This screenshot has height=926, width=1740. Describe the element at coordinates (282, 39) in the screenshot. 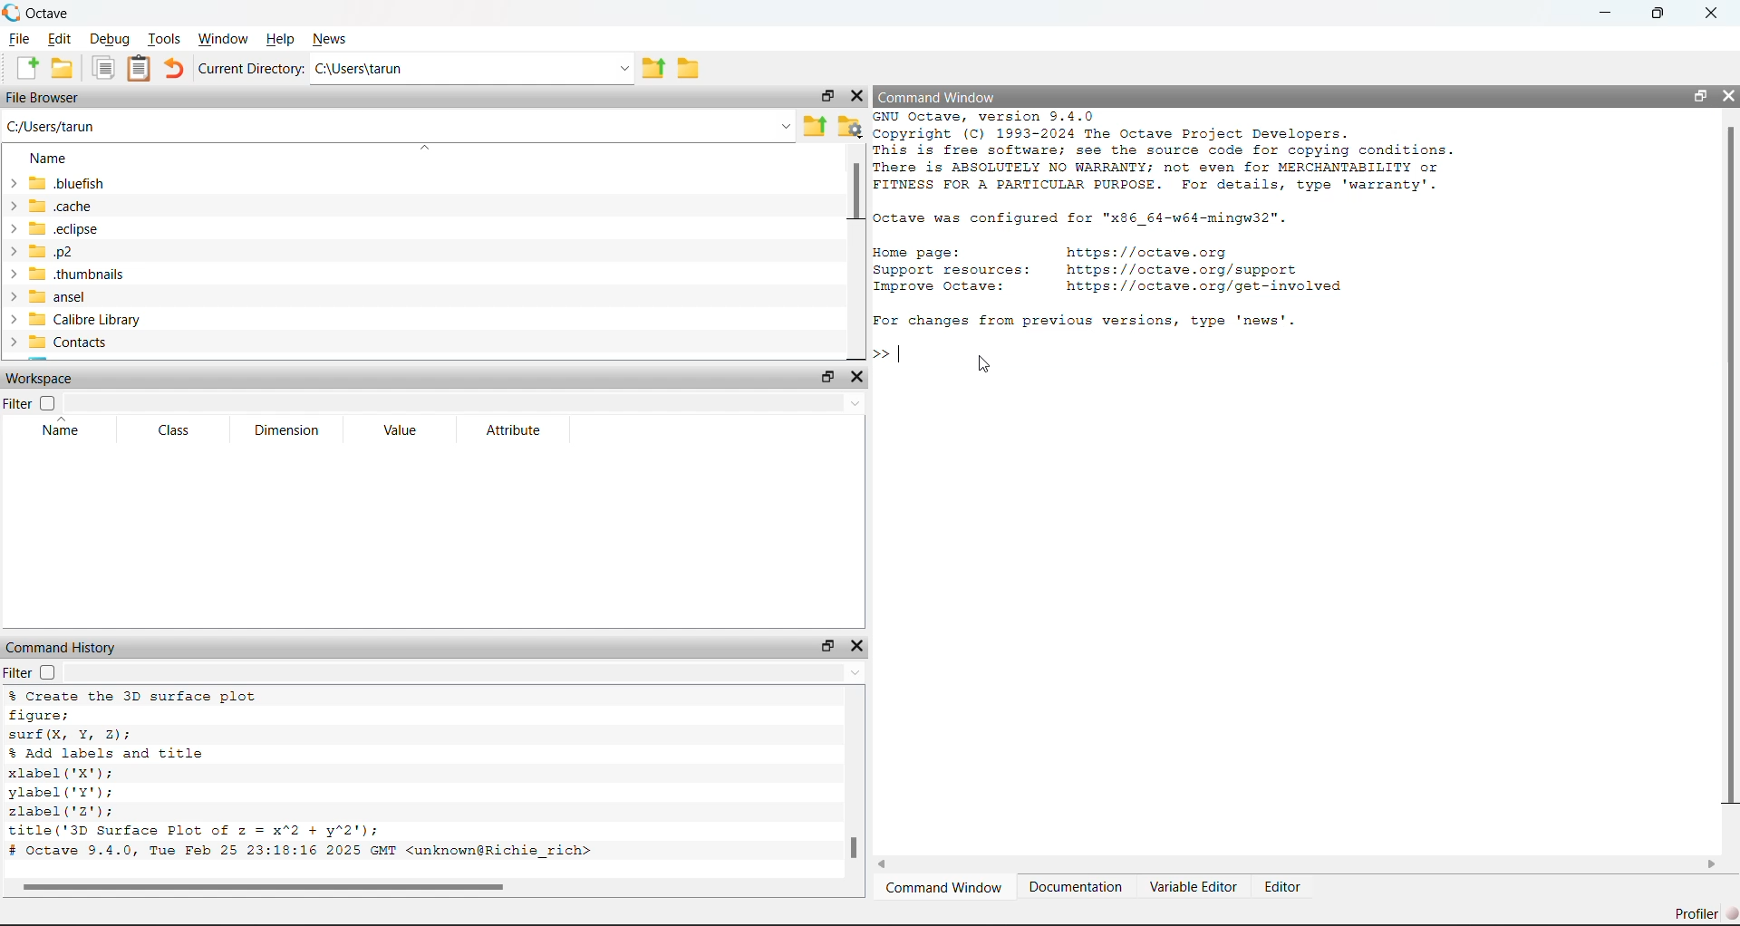

I see `Help` at that location.